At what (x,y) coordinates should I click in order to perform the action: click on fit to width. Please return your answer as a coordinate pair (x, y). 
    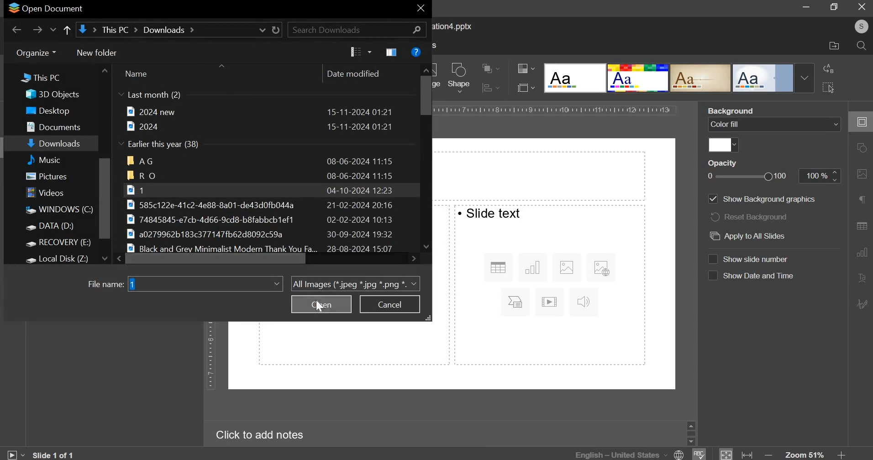
    Looking at the image, I should click on (748, 455).